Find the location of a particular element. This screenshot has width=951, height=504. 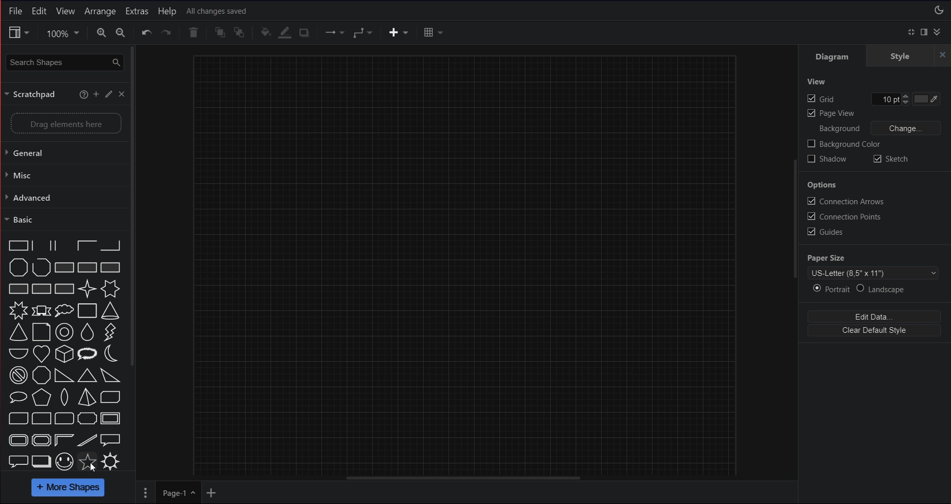

Cursor is located at coordinates (94, 467).